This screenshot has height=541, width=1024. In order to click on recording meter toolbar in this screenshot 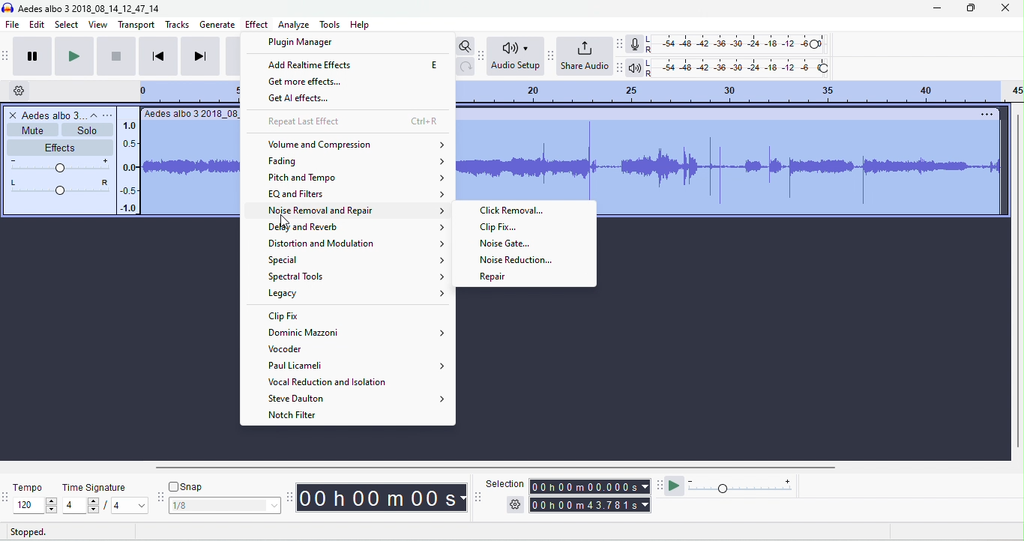, I will do `click(621, 43)`.